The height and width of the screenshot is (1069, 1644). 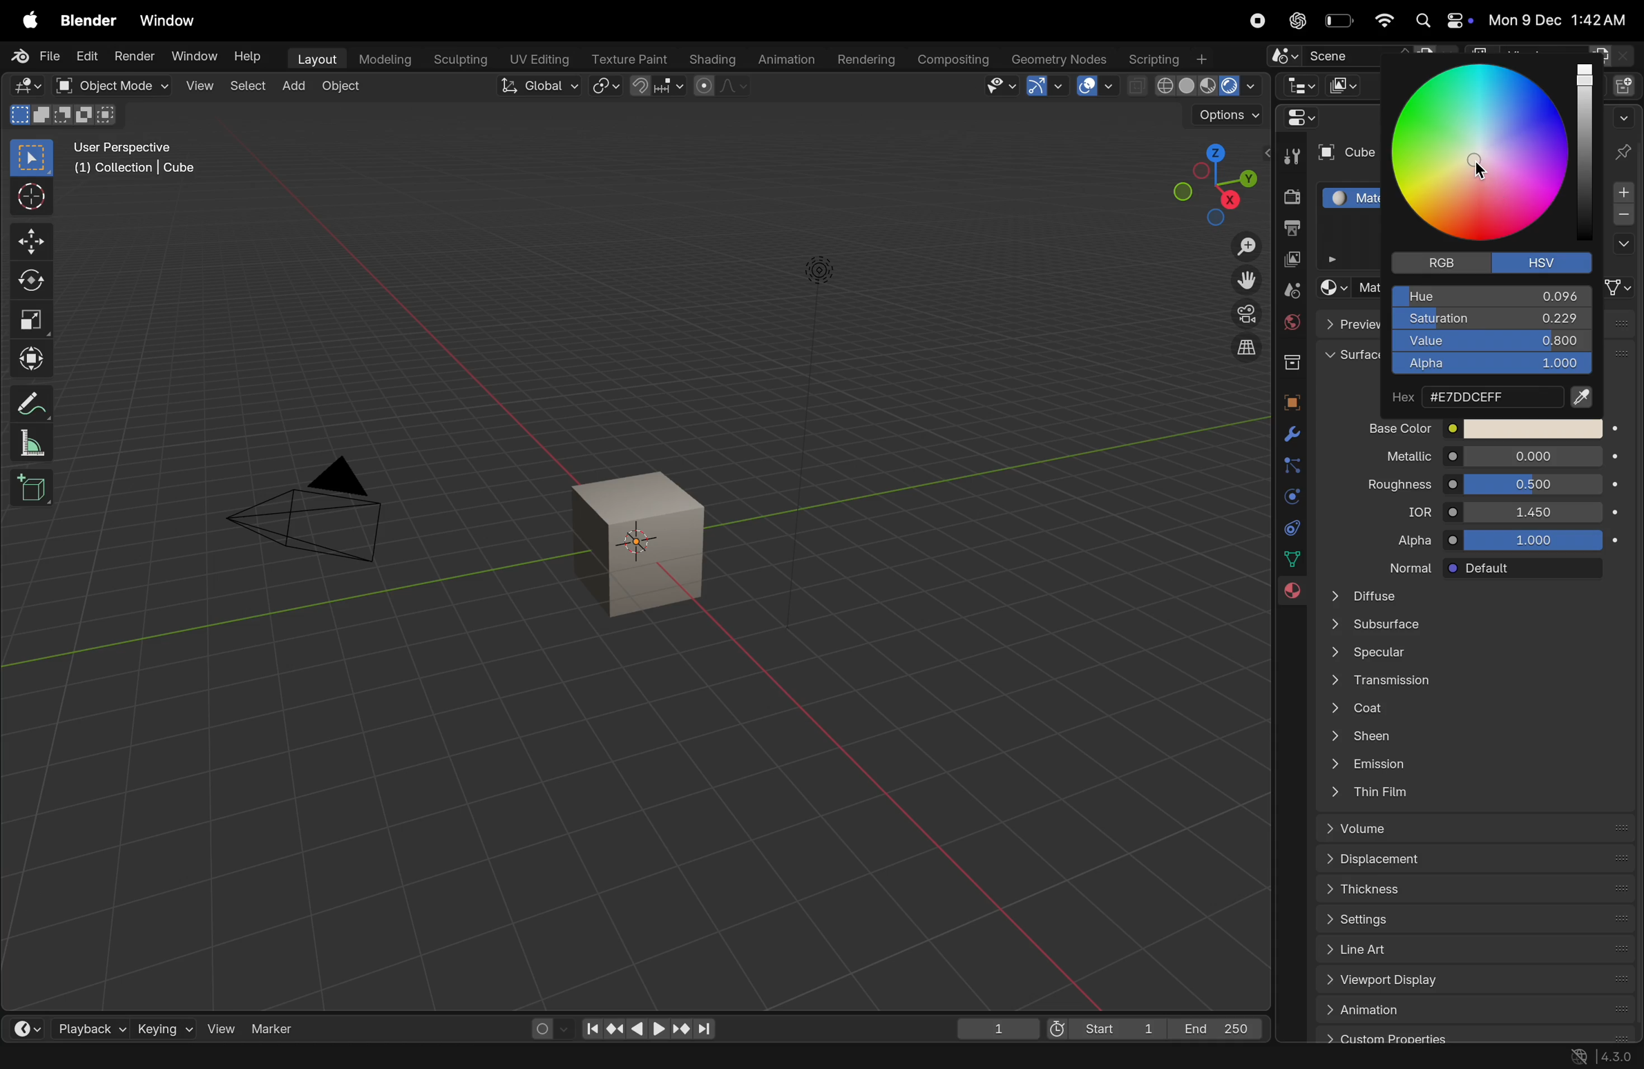 I want to click on coat, so click(x=1466, y=711).